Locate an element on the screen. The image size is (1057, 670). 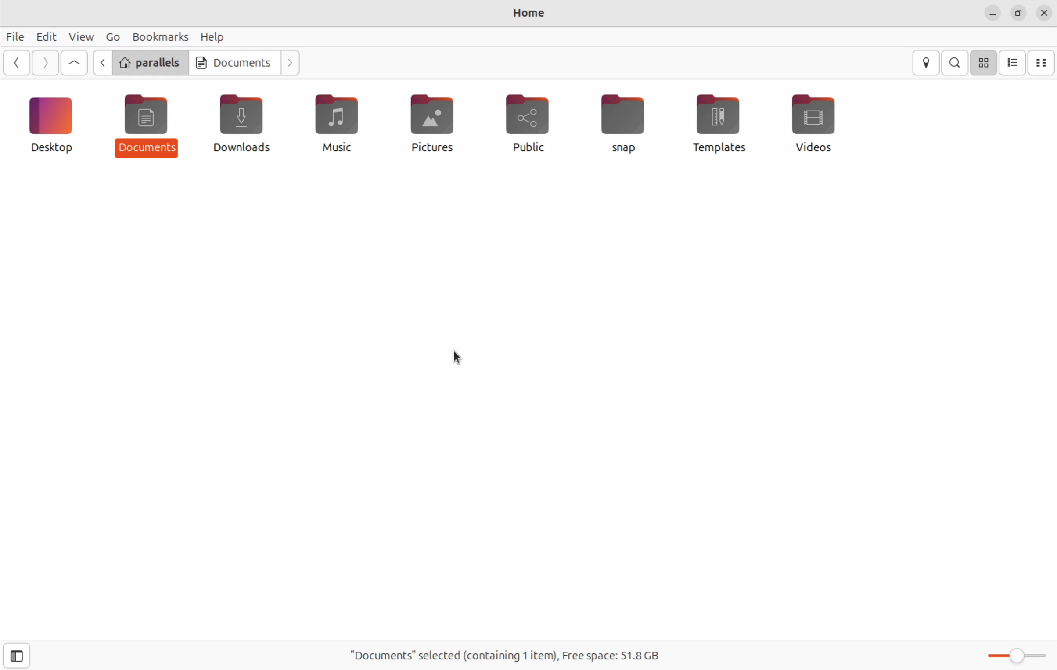
go back is located at coordinates (18, 63).